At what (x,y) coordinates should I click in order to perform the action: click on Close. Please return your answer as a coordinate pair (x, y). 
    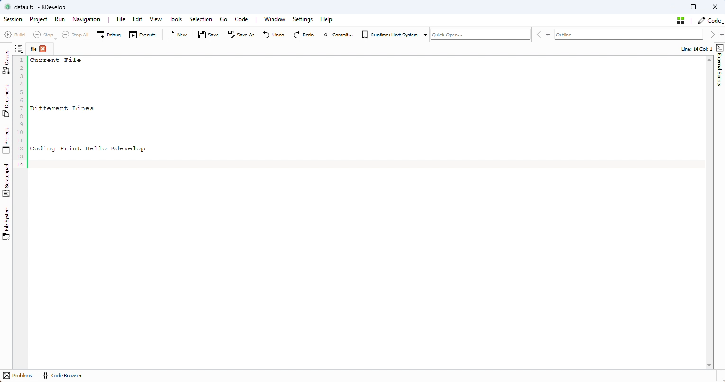
    Looking at the image, I should click on (716, 7).